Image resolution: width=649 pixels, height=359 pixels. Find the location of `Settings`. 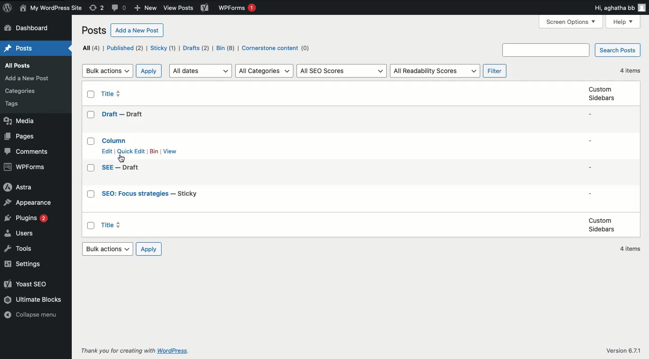

Settings is located at coordinates (26, 264).